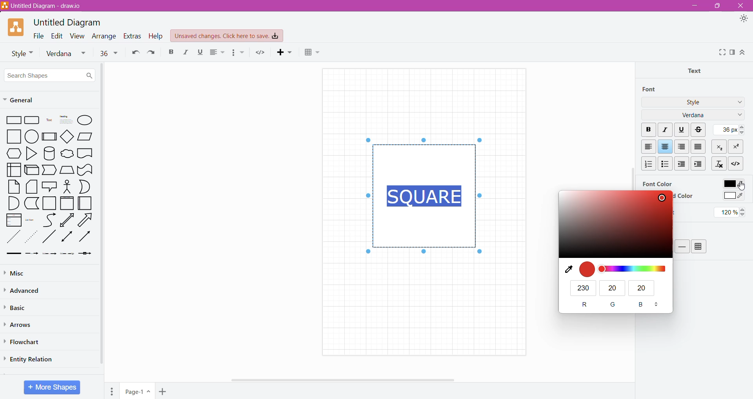 The image size is (753, 399). I want to click on Curved Line, so click(49, 220).